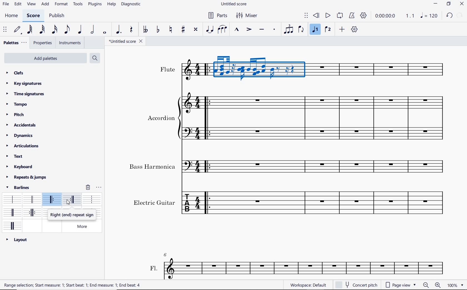 Image resolution: width=467 pixels, height=290 pixels. What do you see at coordinates (11, 198) in the screenshot?
I see `single barline` at bounding box center [11, 198].